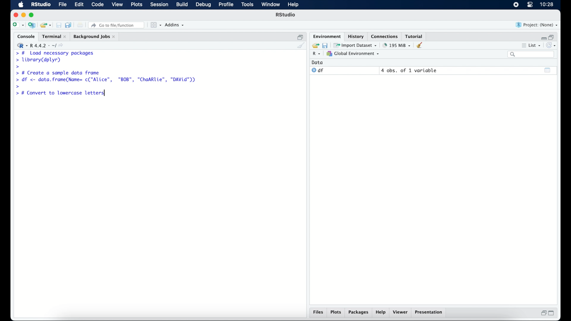 This screenshot has width=571, height=321. Describe the element at coordinates (531, 55) in the screenshot. I see `search bar` at that location.